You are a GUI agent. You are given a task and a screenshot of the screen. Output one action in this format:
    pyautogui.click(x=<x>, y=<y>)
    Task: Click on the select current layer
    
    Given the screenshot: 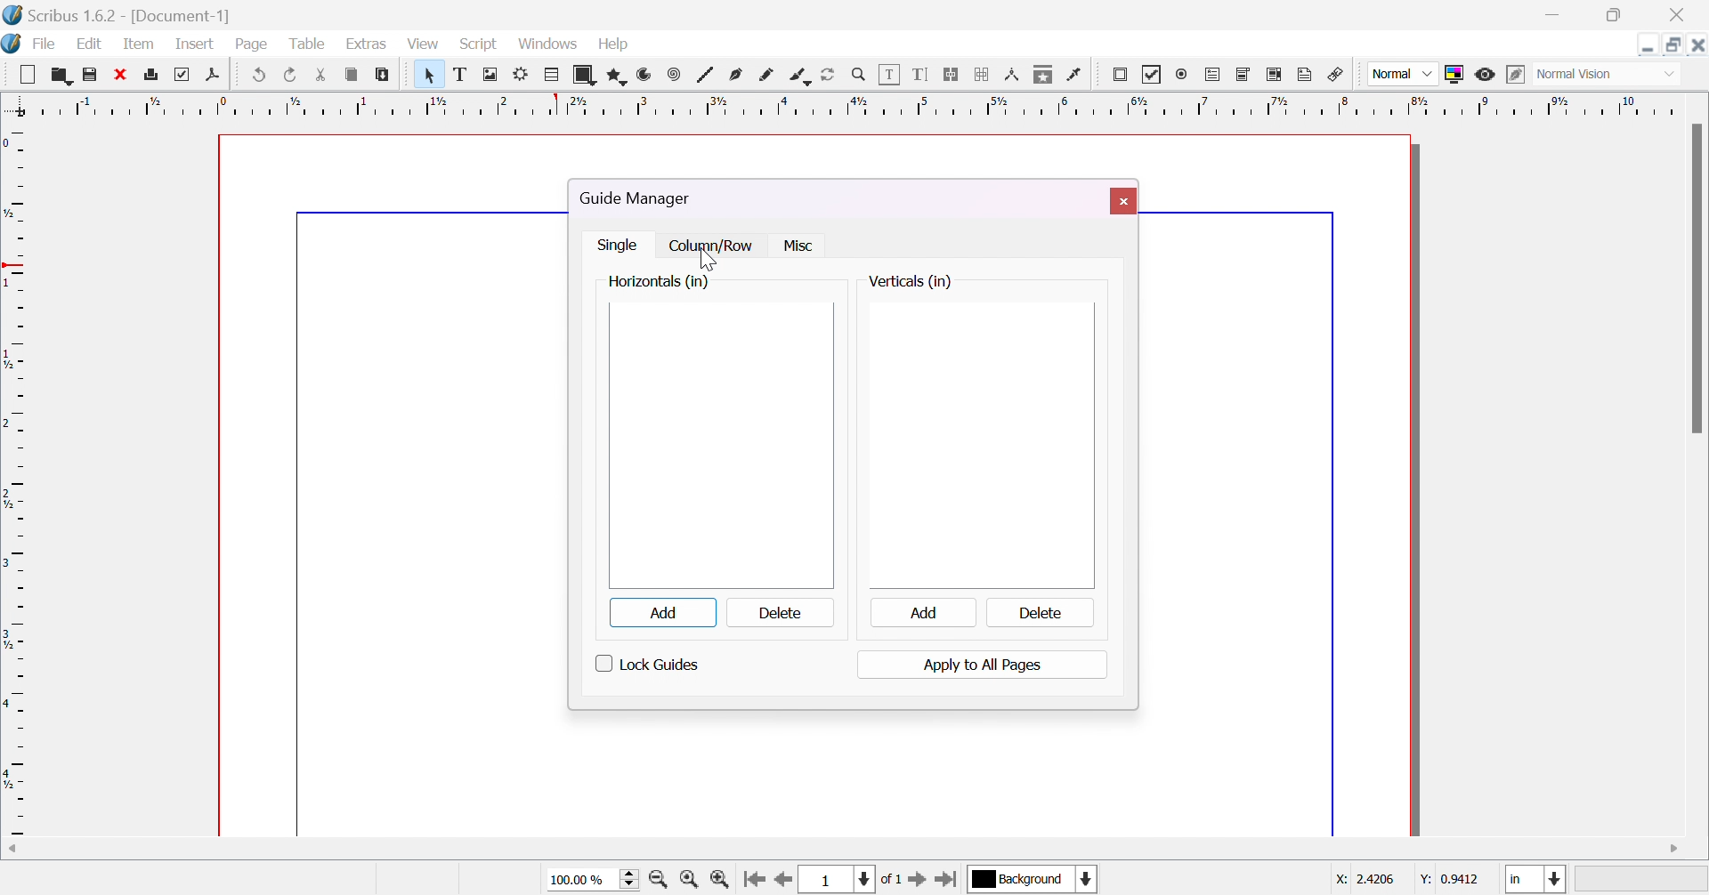 What is the action you would take?
    pyautogui.click(x=1019, y=879)
    